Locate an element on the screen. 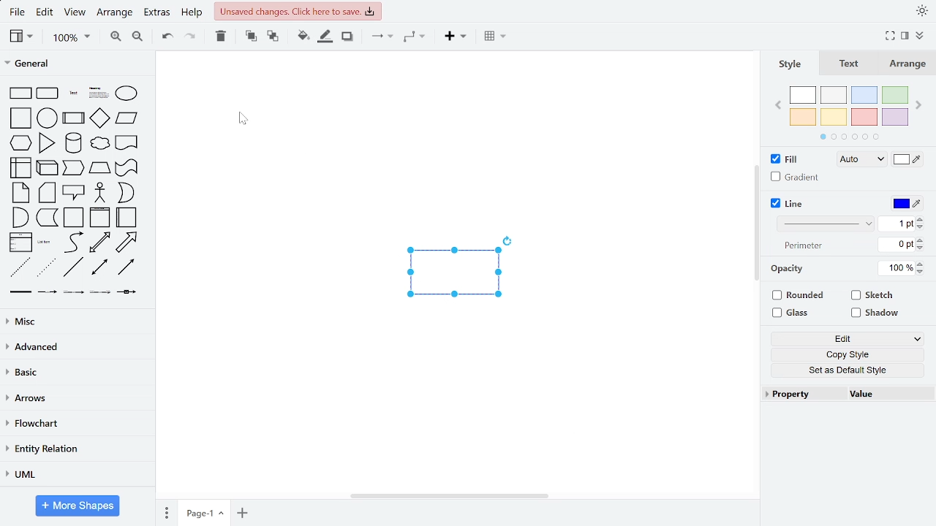 This screenshot has height=526, width=936. apearence is located at coordinates (922, 11).